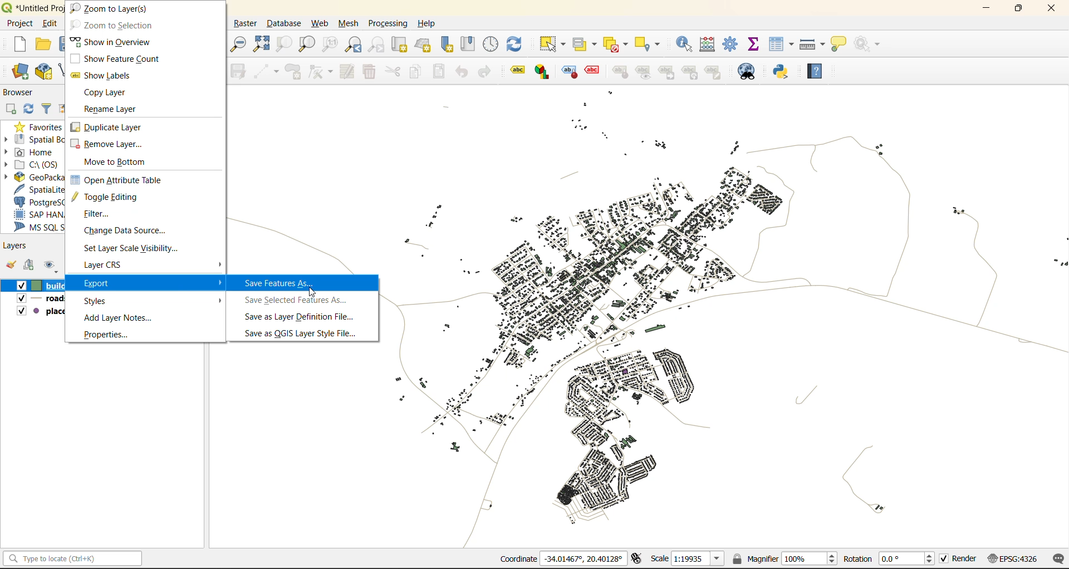 The image size is (1069, 569). What do you see at coordinates (331, 43) in the screenshot?
I see `zoom native` at bounding box center [331, 43].